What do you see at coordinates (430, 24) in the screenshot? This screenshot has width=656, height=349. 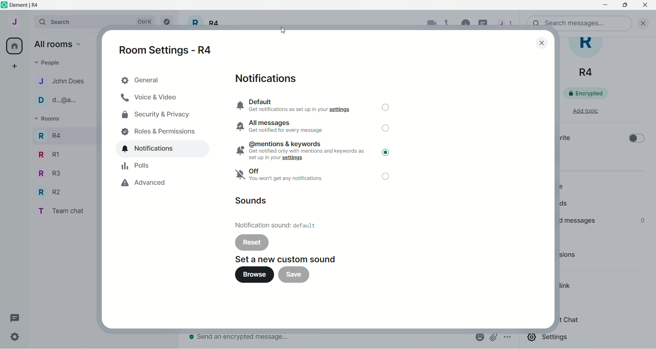 I see `video call` at bounding box center [430, 24].